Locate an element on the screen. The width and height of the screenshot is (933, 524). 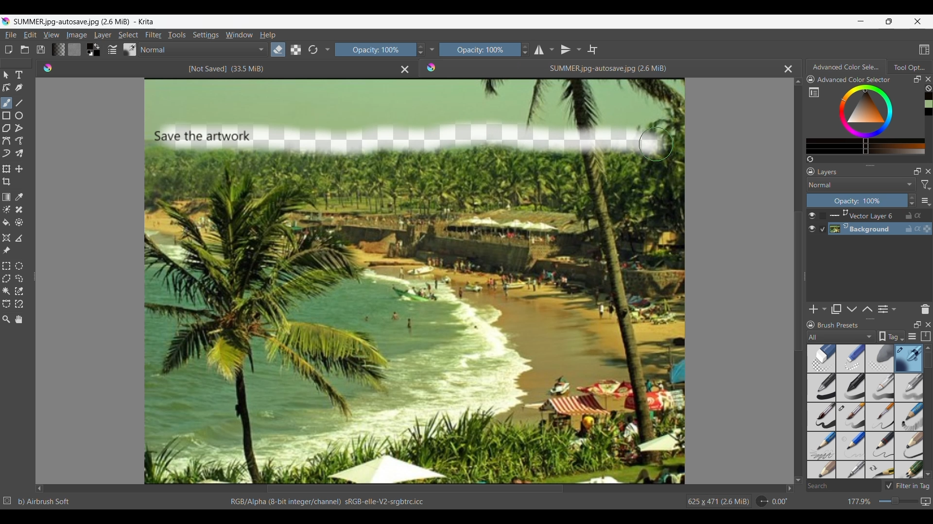
Normal is located at coordinates (203, 49).